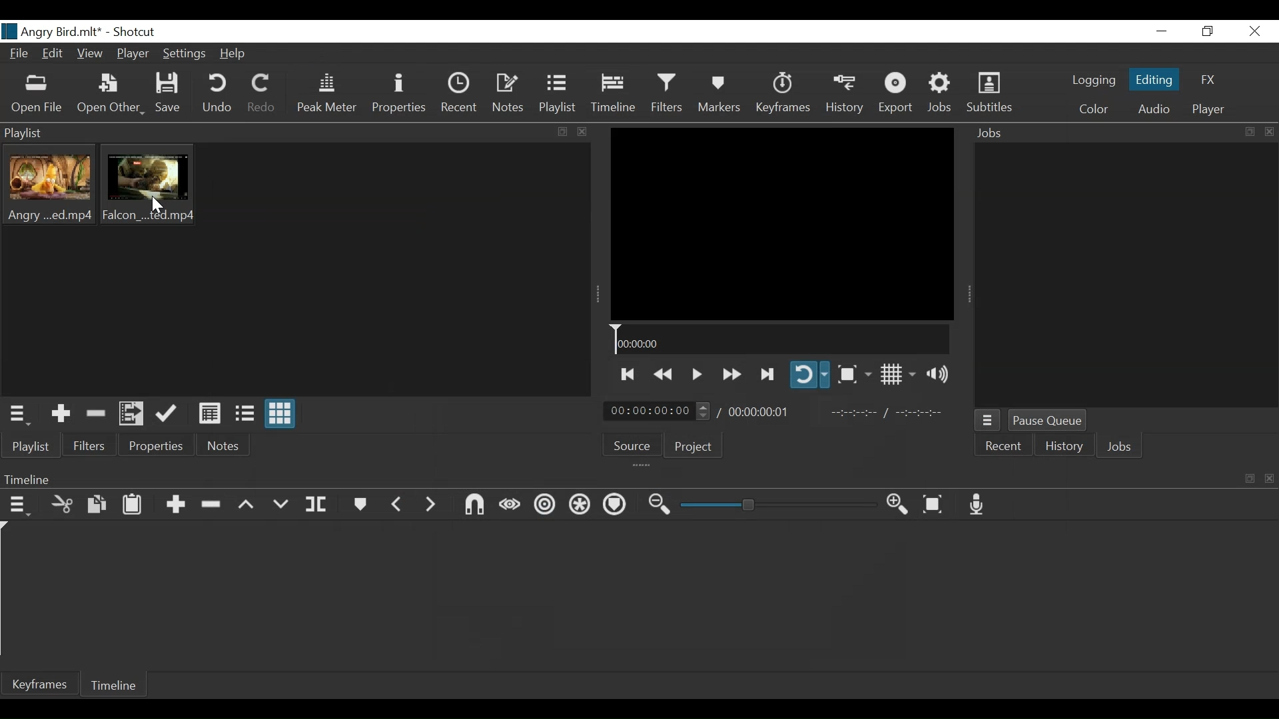 Image resolution: width=1279 pixels, height=719 pixels. I want to click on Export, so click(896, 94).